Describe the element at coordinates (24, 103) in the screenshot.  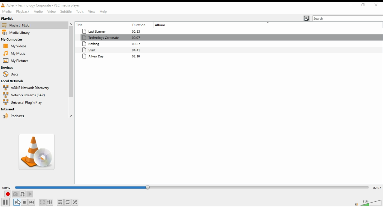
I see `universal plug 'n play` at that location.